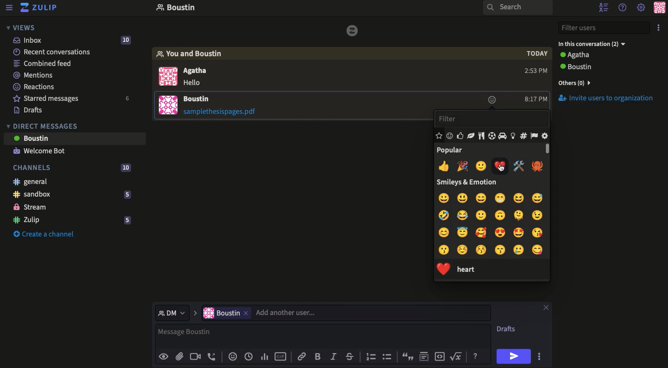 The height and width of the screenshot is (368, 668). What do you see at coordinates (464, 216) in the screenshot?
I see `joy` at bounding box center [464, 216].